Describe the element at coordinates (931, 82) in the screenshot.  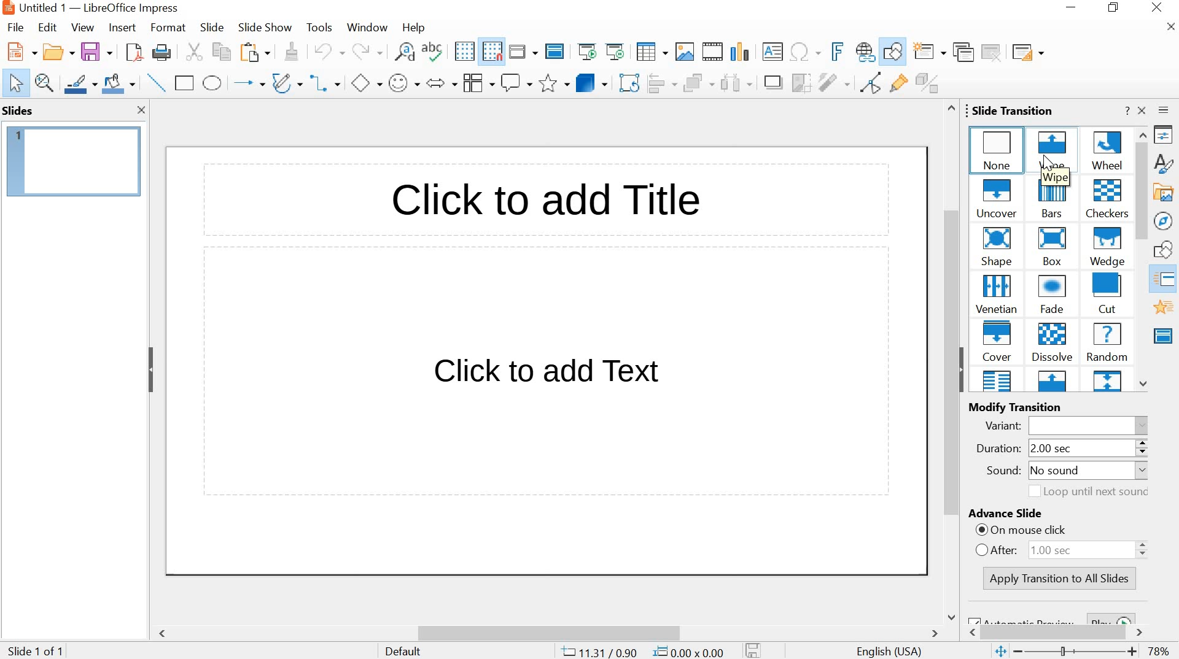
I see `Toggle Extrusion` at that location.